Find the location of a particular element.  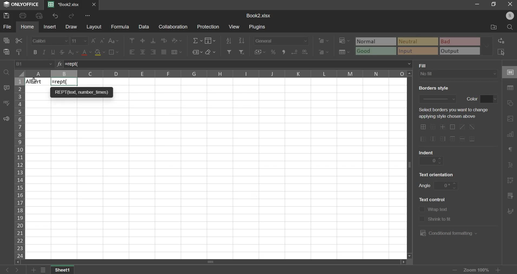

bold is located at coordinates (35, 52).